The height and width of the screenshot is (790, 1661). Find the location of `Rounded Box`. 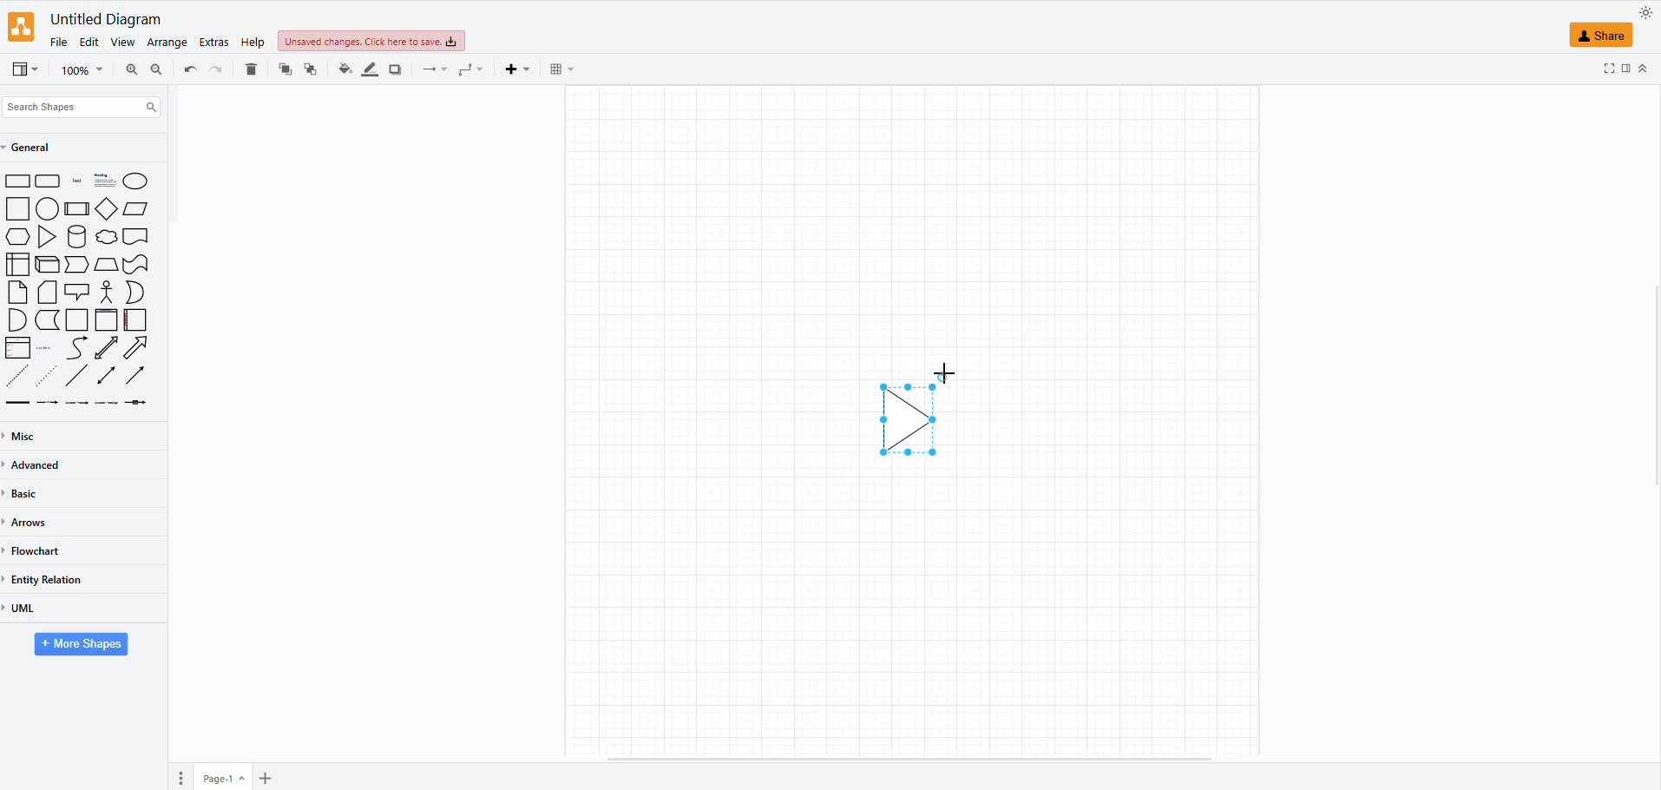

Rounded Box is located at coordinates (49, 181).